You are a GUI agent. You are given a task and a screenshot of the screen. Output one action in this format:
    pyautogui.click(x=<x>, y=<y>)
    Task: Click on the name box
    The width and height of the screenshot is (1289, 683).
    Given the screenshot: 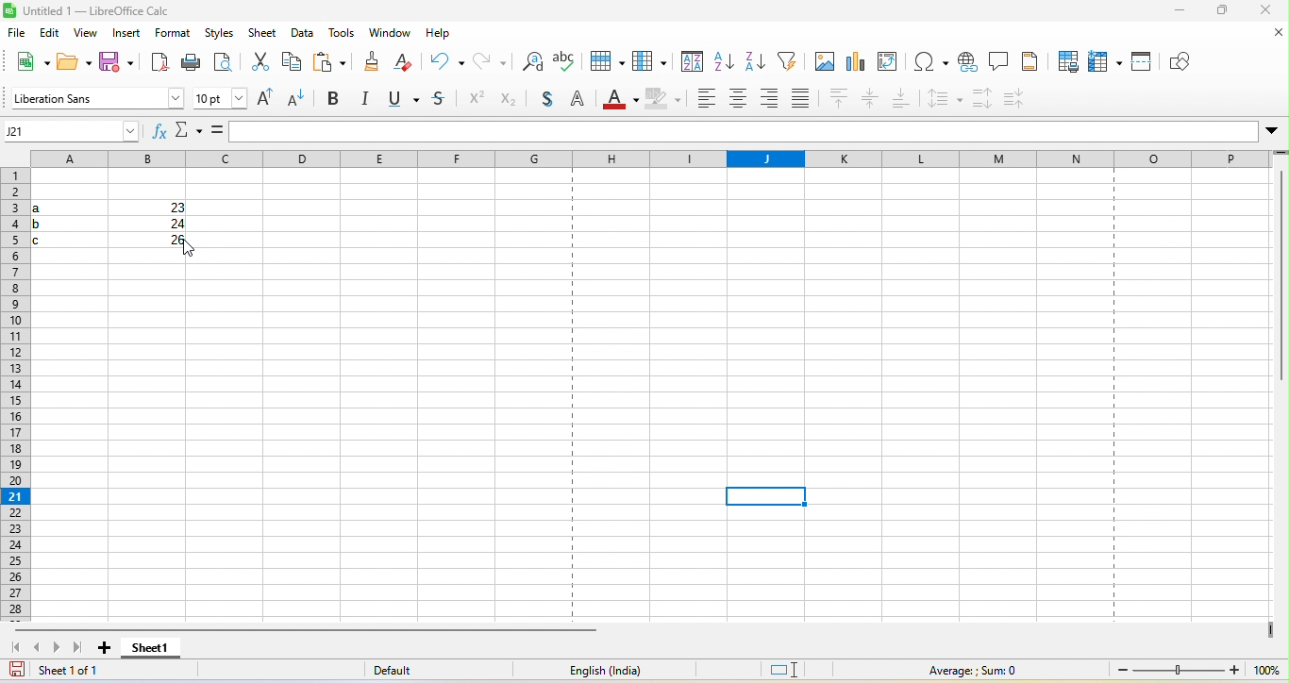 What is the action you would take?
    pyautogui.click(x=70, y=131)
    